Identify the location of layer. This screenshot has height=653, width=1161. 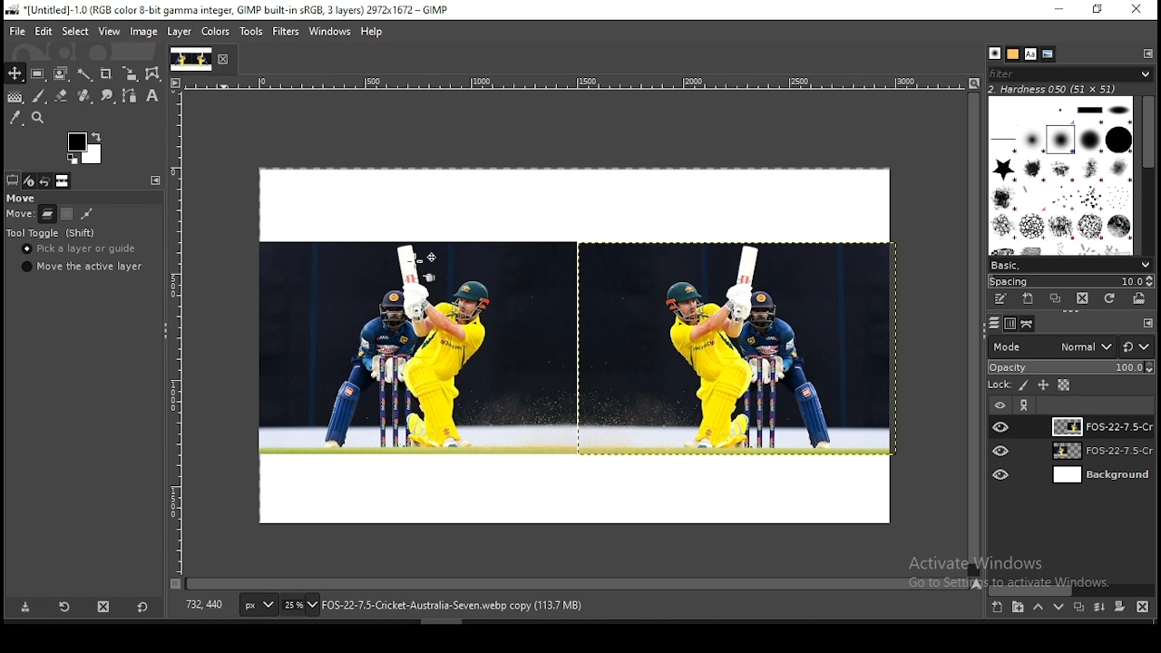
(178, 33).